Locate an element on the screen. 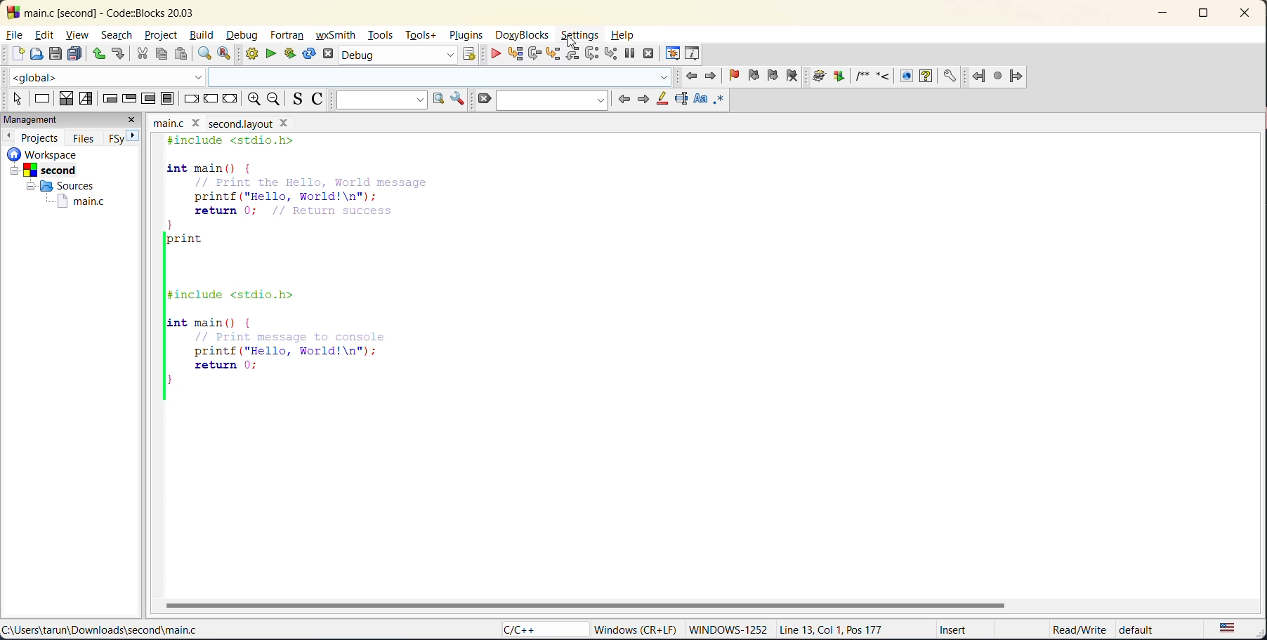  next instruction is located at coordinates (591, 55).